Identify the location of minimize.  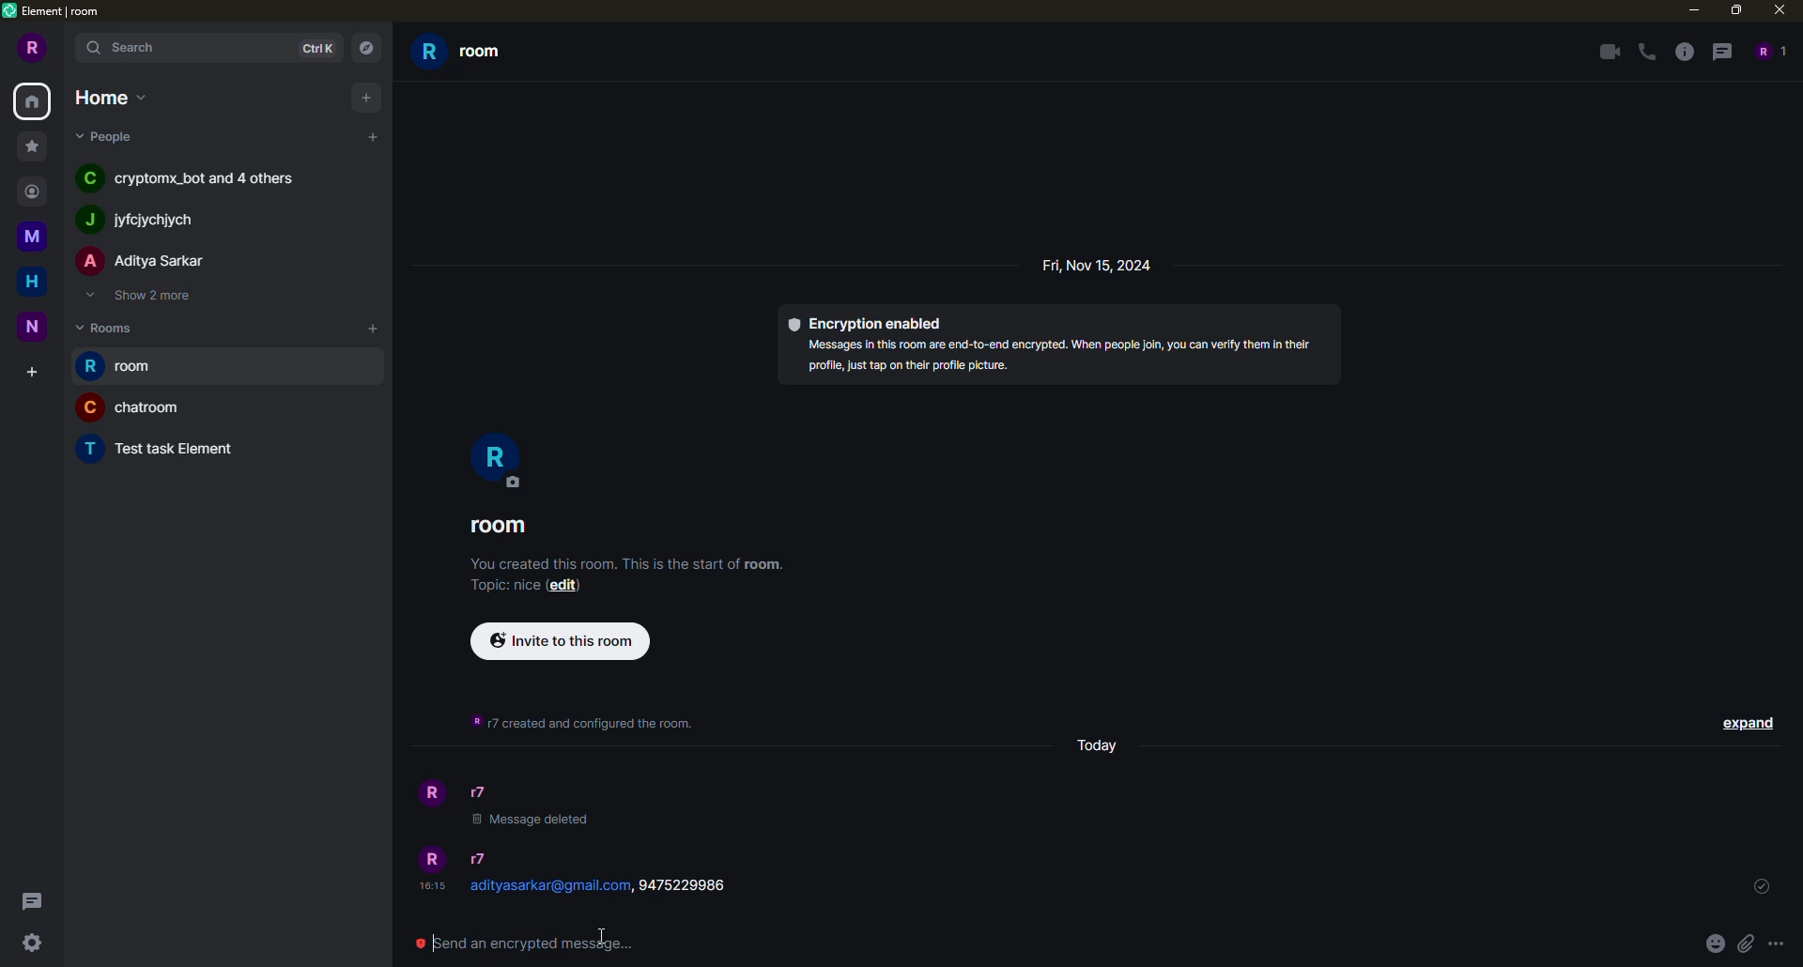
(1690, 10).